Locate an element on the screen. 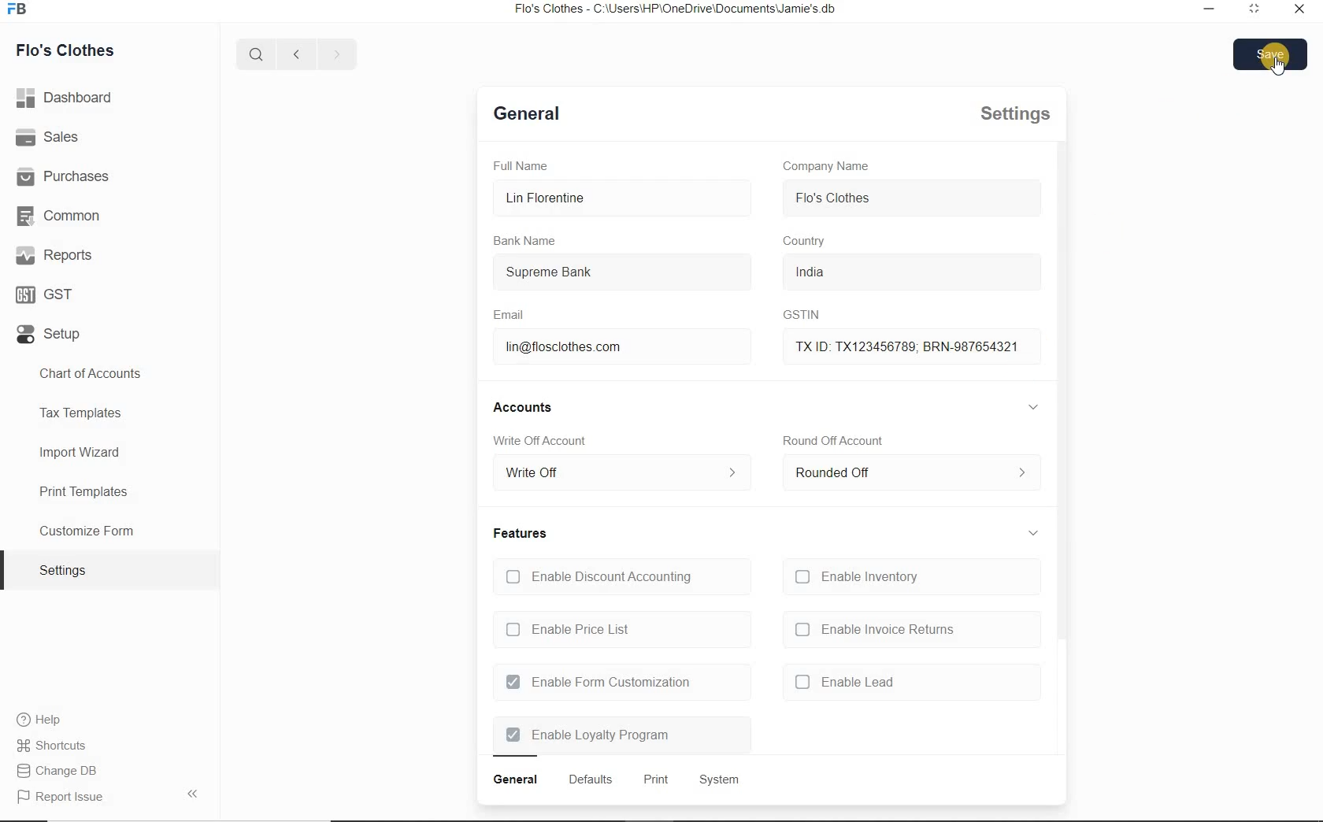 The height and width of the screenshot is (822, 1323). print is located at coordinates (654, 781).